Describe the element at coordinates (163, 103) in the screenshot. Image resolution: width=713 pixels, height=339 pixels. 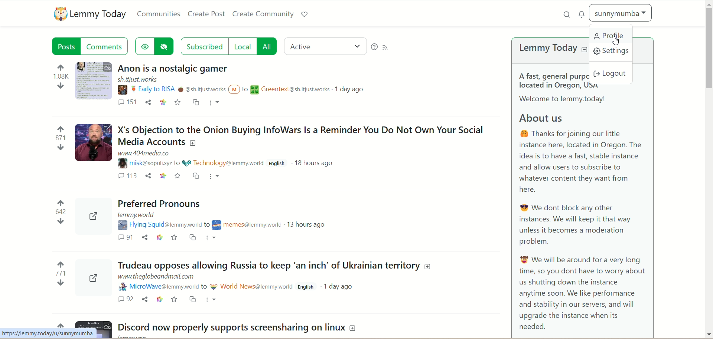
I see `link` at that location.